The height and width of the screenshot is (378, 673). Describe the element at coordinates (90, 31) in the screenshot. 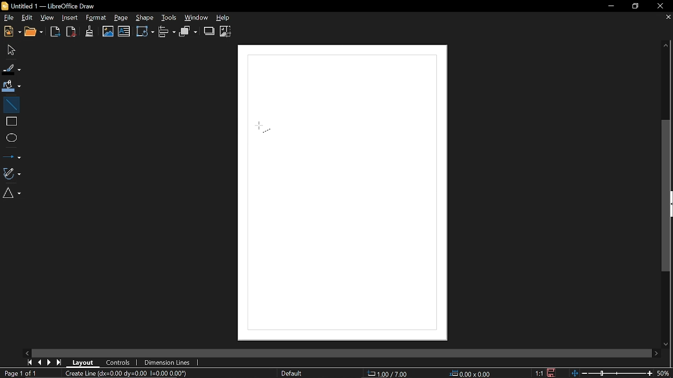

I see `Clone` at that location.